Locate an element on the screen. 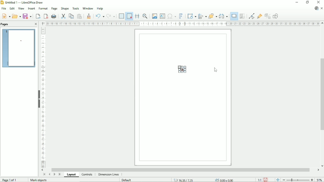  Snap to grid is located at coordinates (129, 16).